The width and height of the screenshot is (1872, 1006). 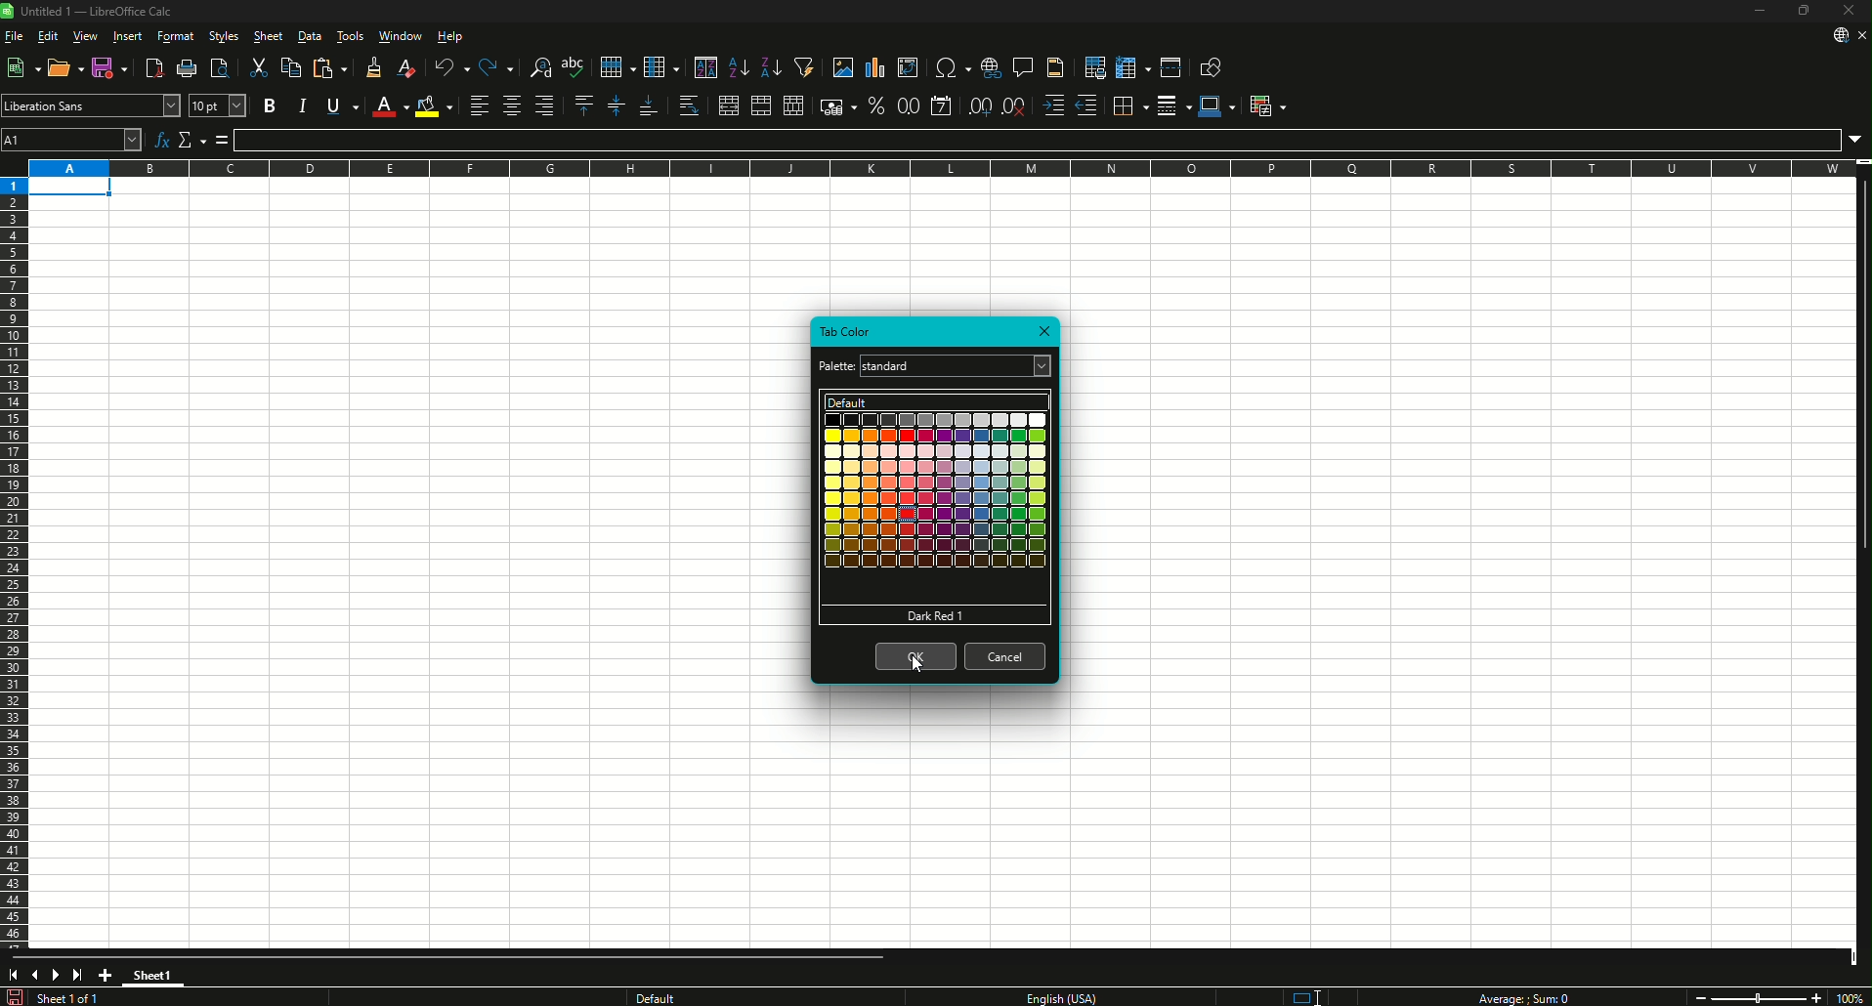 I want to click on Tab Color, so click(x=847, y=332).